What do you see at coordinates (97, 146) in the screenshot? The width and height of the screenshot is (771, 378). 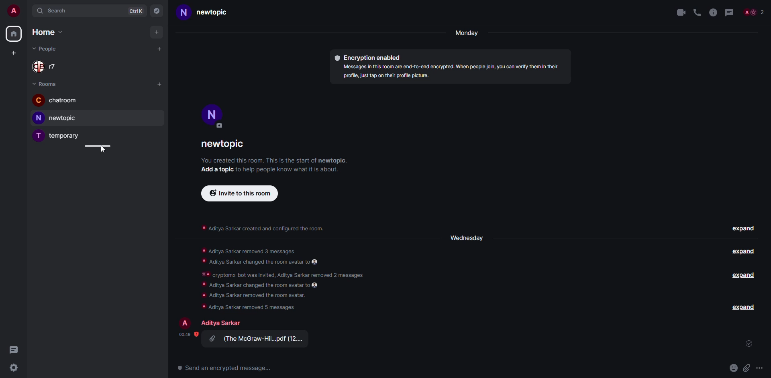 I see `adjust` at bounding box center [97, 146].